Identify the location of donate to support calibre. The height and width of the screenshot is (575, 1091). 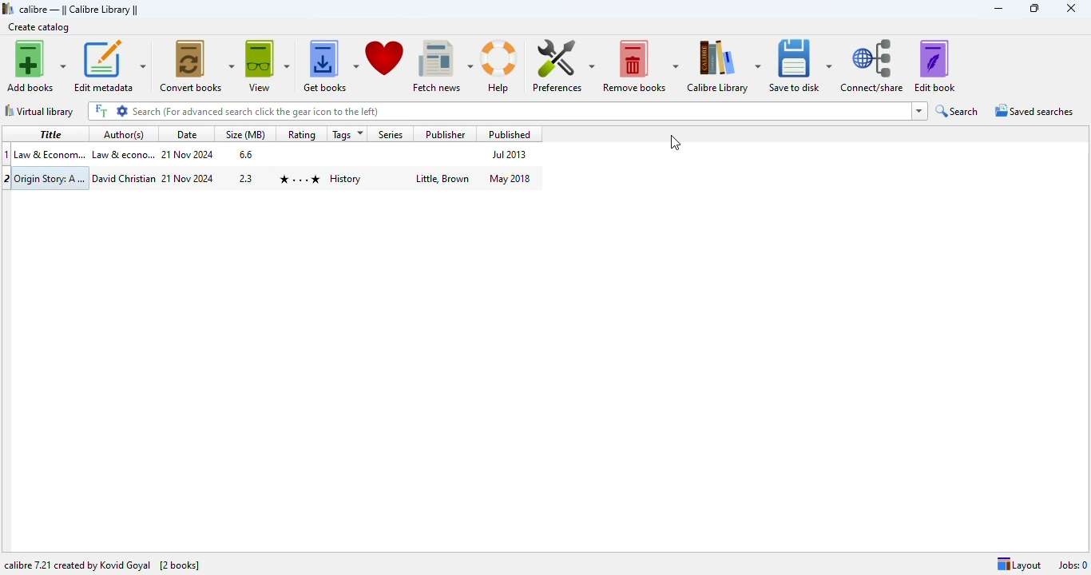
(385, 58).